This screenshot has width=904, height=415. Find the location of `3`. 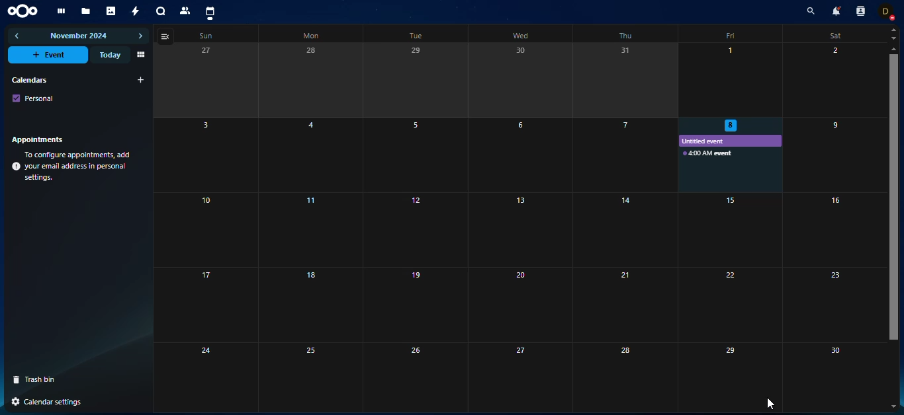

3 is located at coordinates (189, 155).